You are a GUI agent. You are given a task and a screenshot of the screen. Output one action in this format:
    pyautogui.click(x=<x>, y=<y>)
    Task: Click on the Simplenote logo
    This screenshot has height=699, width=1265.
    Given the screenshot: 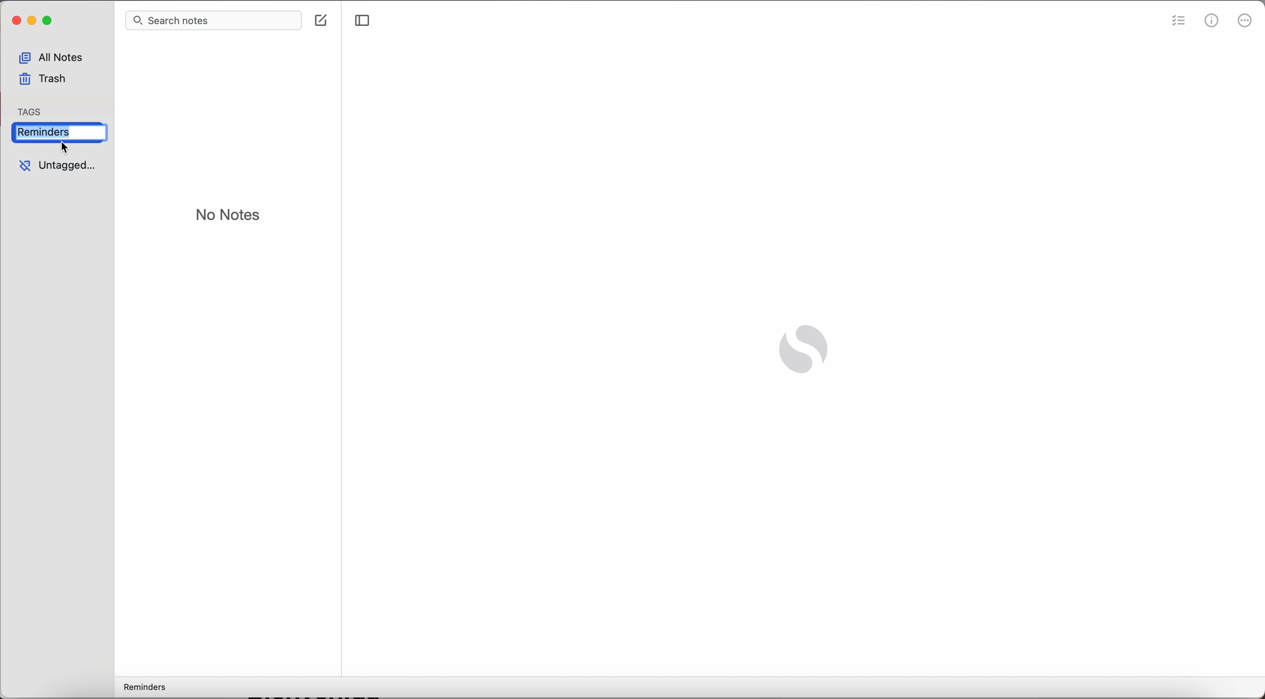 What is the action you would take?
    pyautogui.click(x=801, y=351)
    